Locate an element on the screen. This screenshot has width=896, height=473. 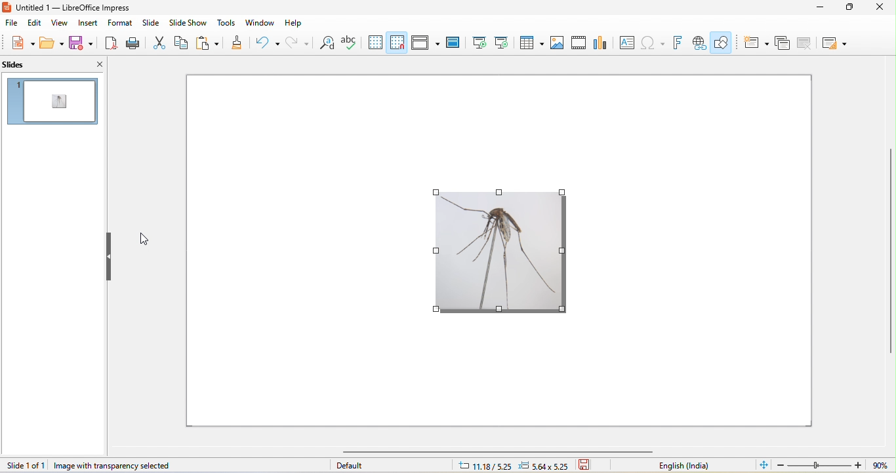
zoom is located at coordinates (836, 464).